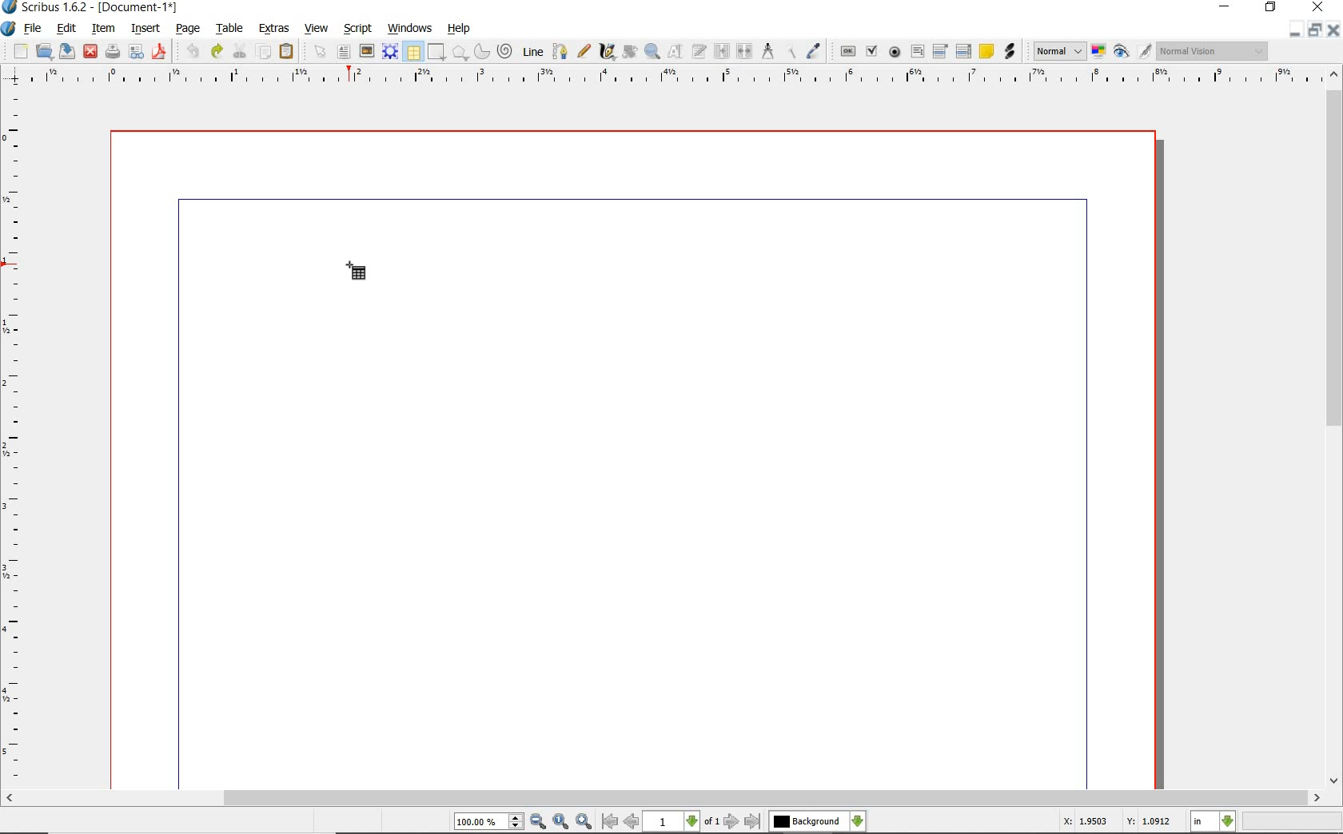  Describe the element at coordinates (746, 51) in the screenshot. I see `unlink text frames` at that location.